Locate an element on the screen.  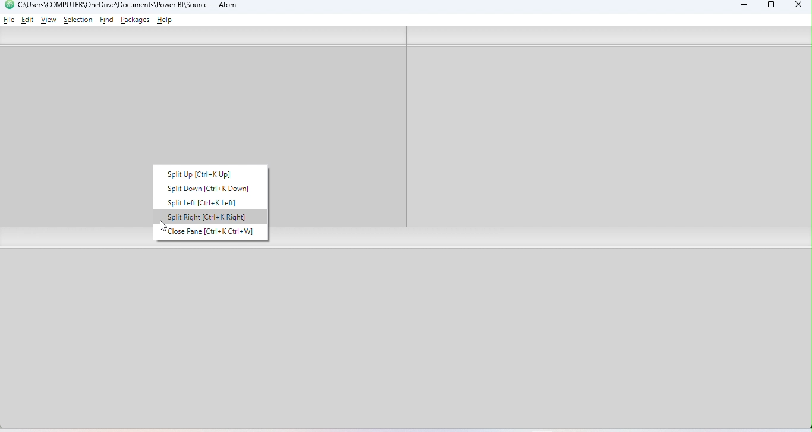
Split Down [Ctrl+K Down] is located at coordinates (207, 189).